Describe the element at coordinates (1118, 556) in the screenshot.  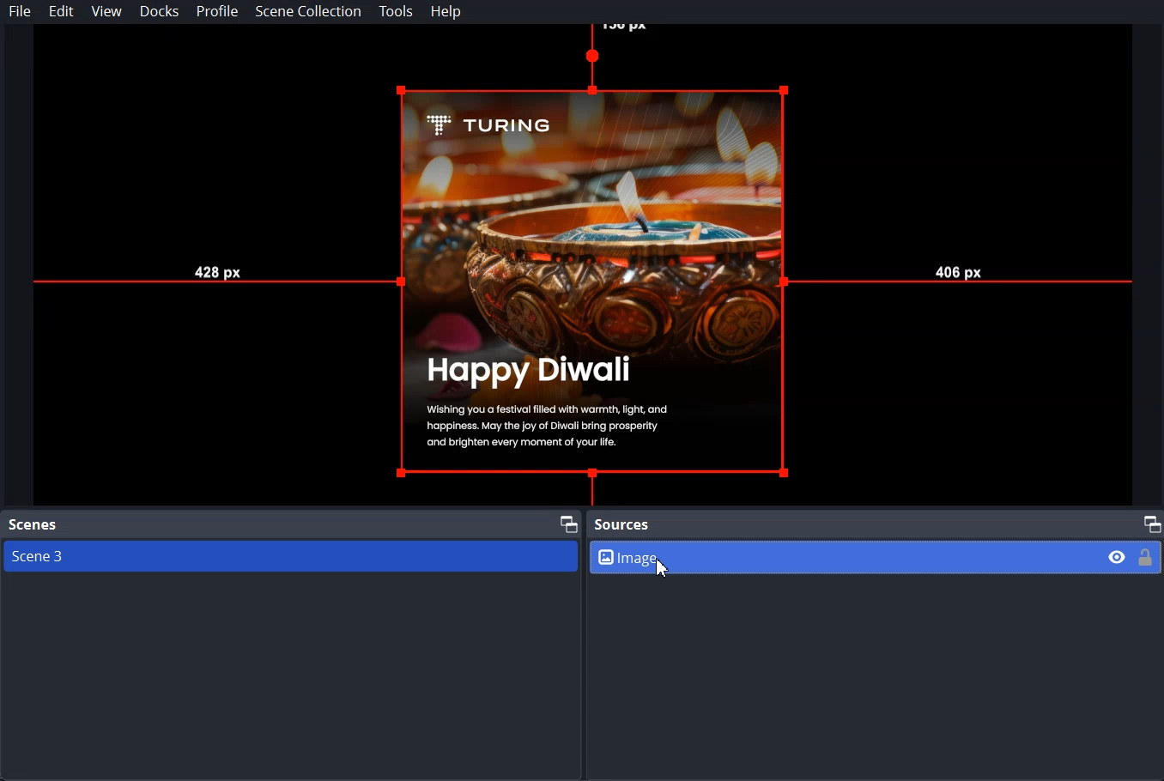
I see `Eye` at that location.